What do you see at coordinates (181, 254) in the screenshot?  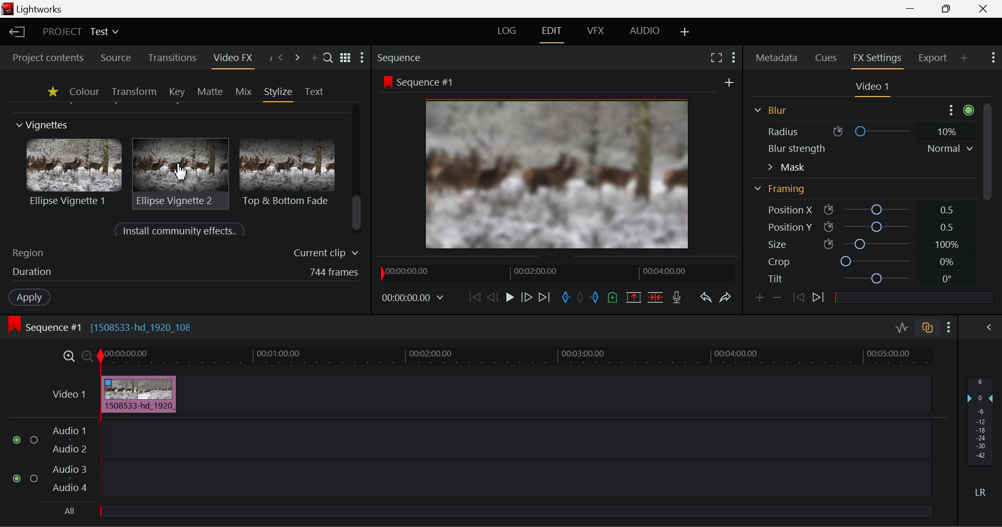 I see `Region of Effect` at bounding box center [181, 254].